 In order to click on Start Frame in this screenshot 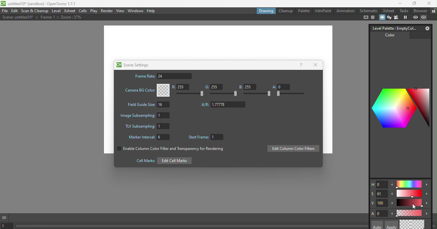, I will do `click(207, 137)`.